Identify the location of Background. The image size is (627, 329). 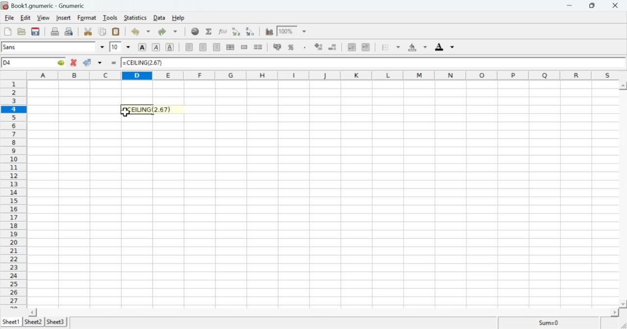
(417, 48).